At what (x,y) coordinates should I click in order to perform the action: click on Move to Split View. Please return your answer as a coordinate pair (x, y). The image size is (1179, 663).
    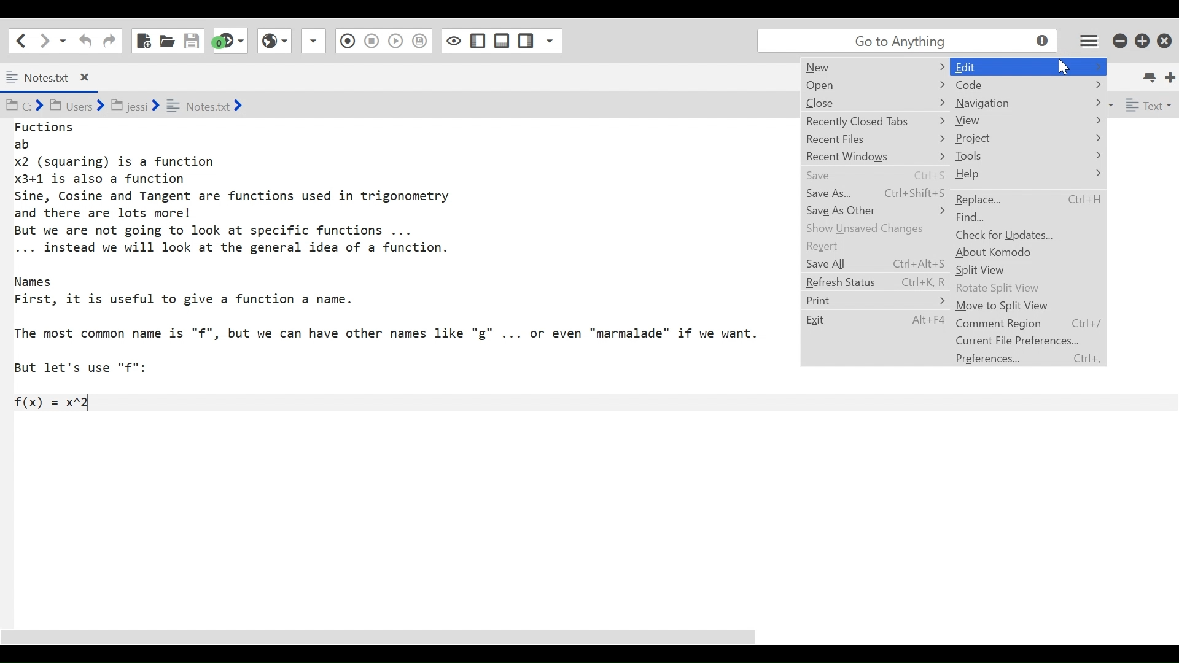
    Looking at the image, I should click on (1015, 306).